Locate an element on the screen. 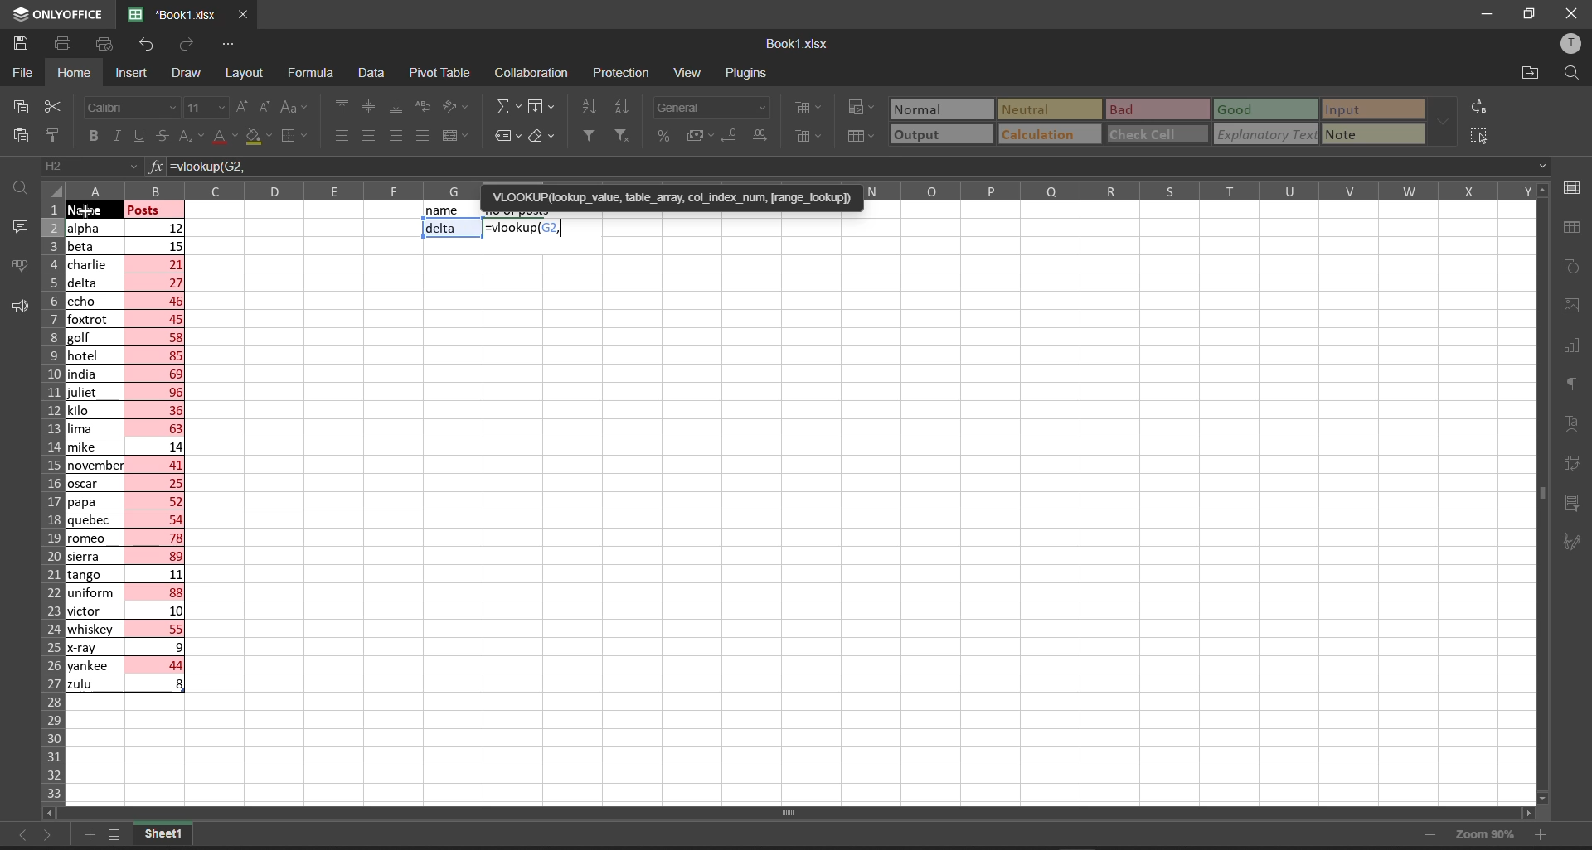 Image resolution: width=1592 pixels, height=850 pixels. cut is located at coordinates (54, 104).